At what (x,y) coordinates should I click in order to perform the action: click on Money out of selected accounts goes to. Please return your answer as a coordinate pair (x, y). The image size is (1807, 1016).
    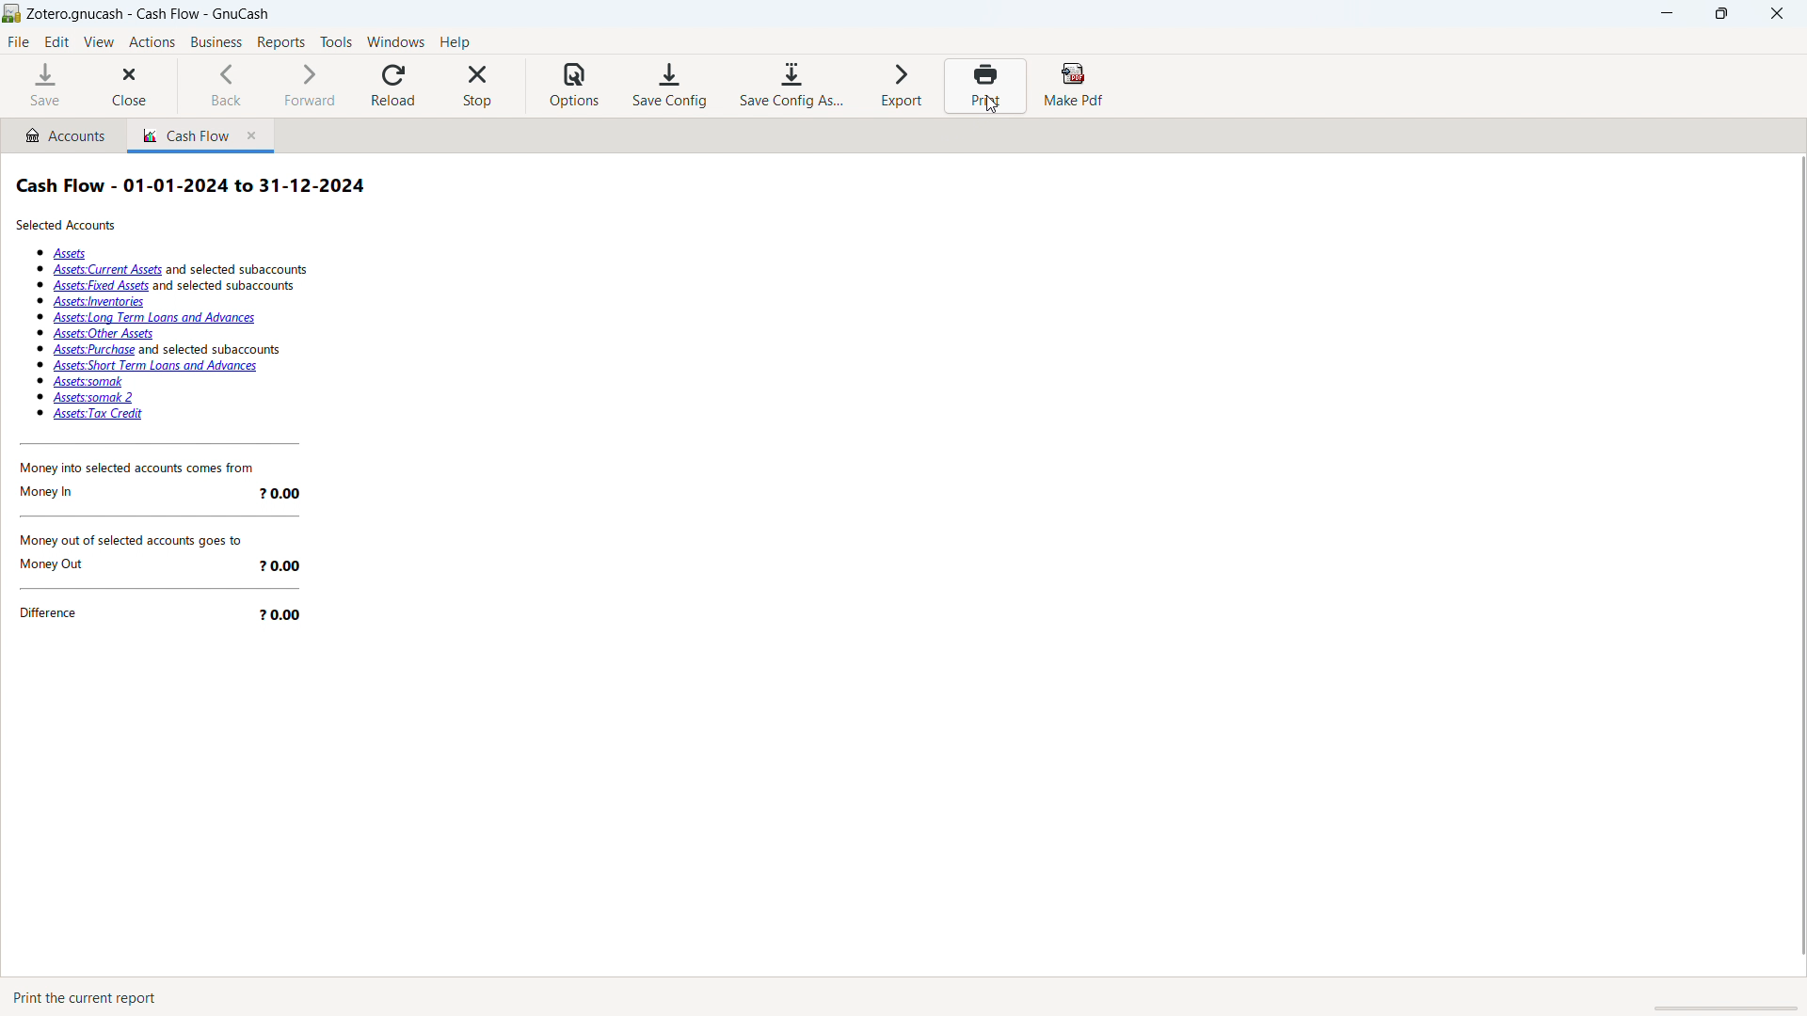
    Looking at the image, I should click on (160, 536).